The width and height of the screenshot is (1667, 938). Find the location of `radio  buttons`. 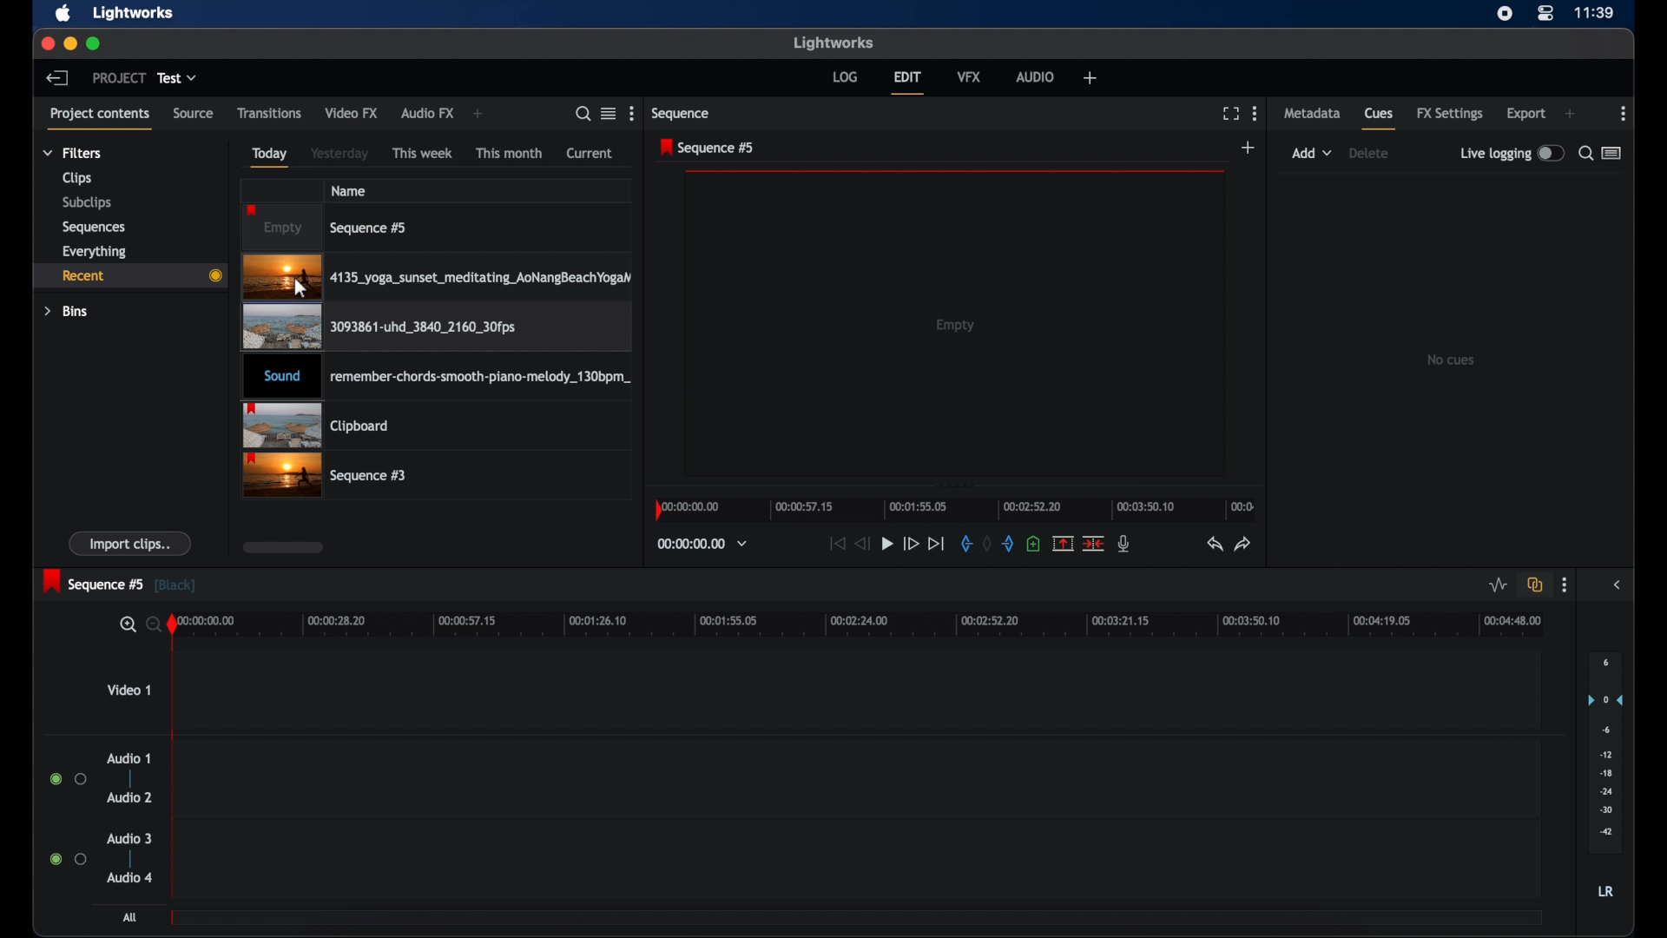

radio  buttons is located at coordinates (69, 859).